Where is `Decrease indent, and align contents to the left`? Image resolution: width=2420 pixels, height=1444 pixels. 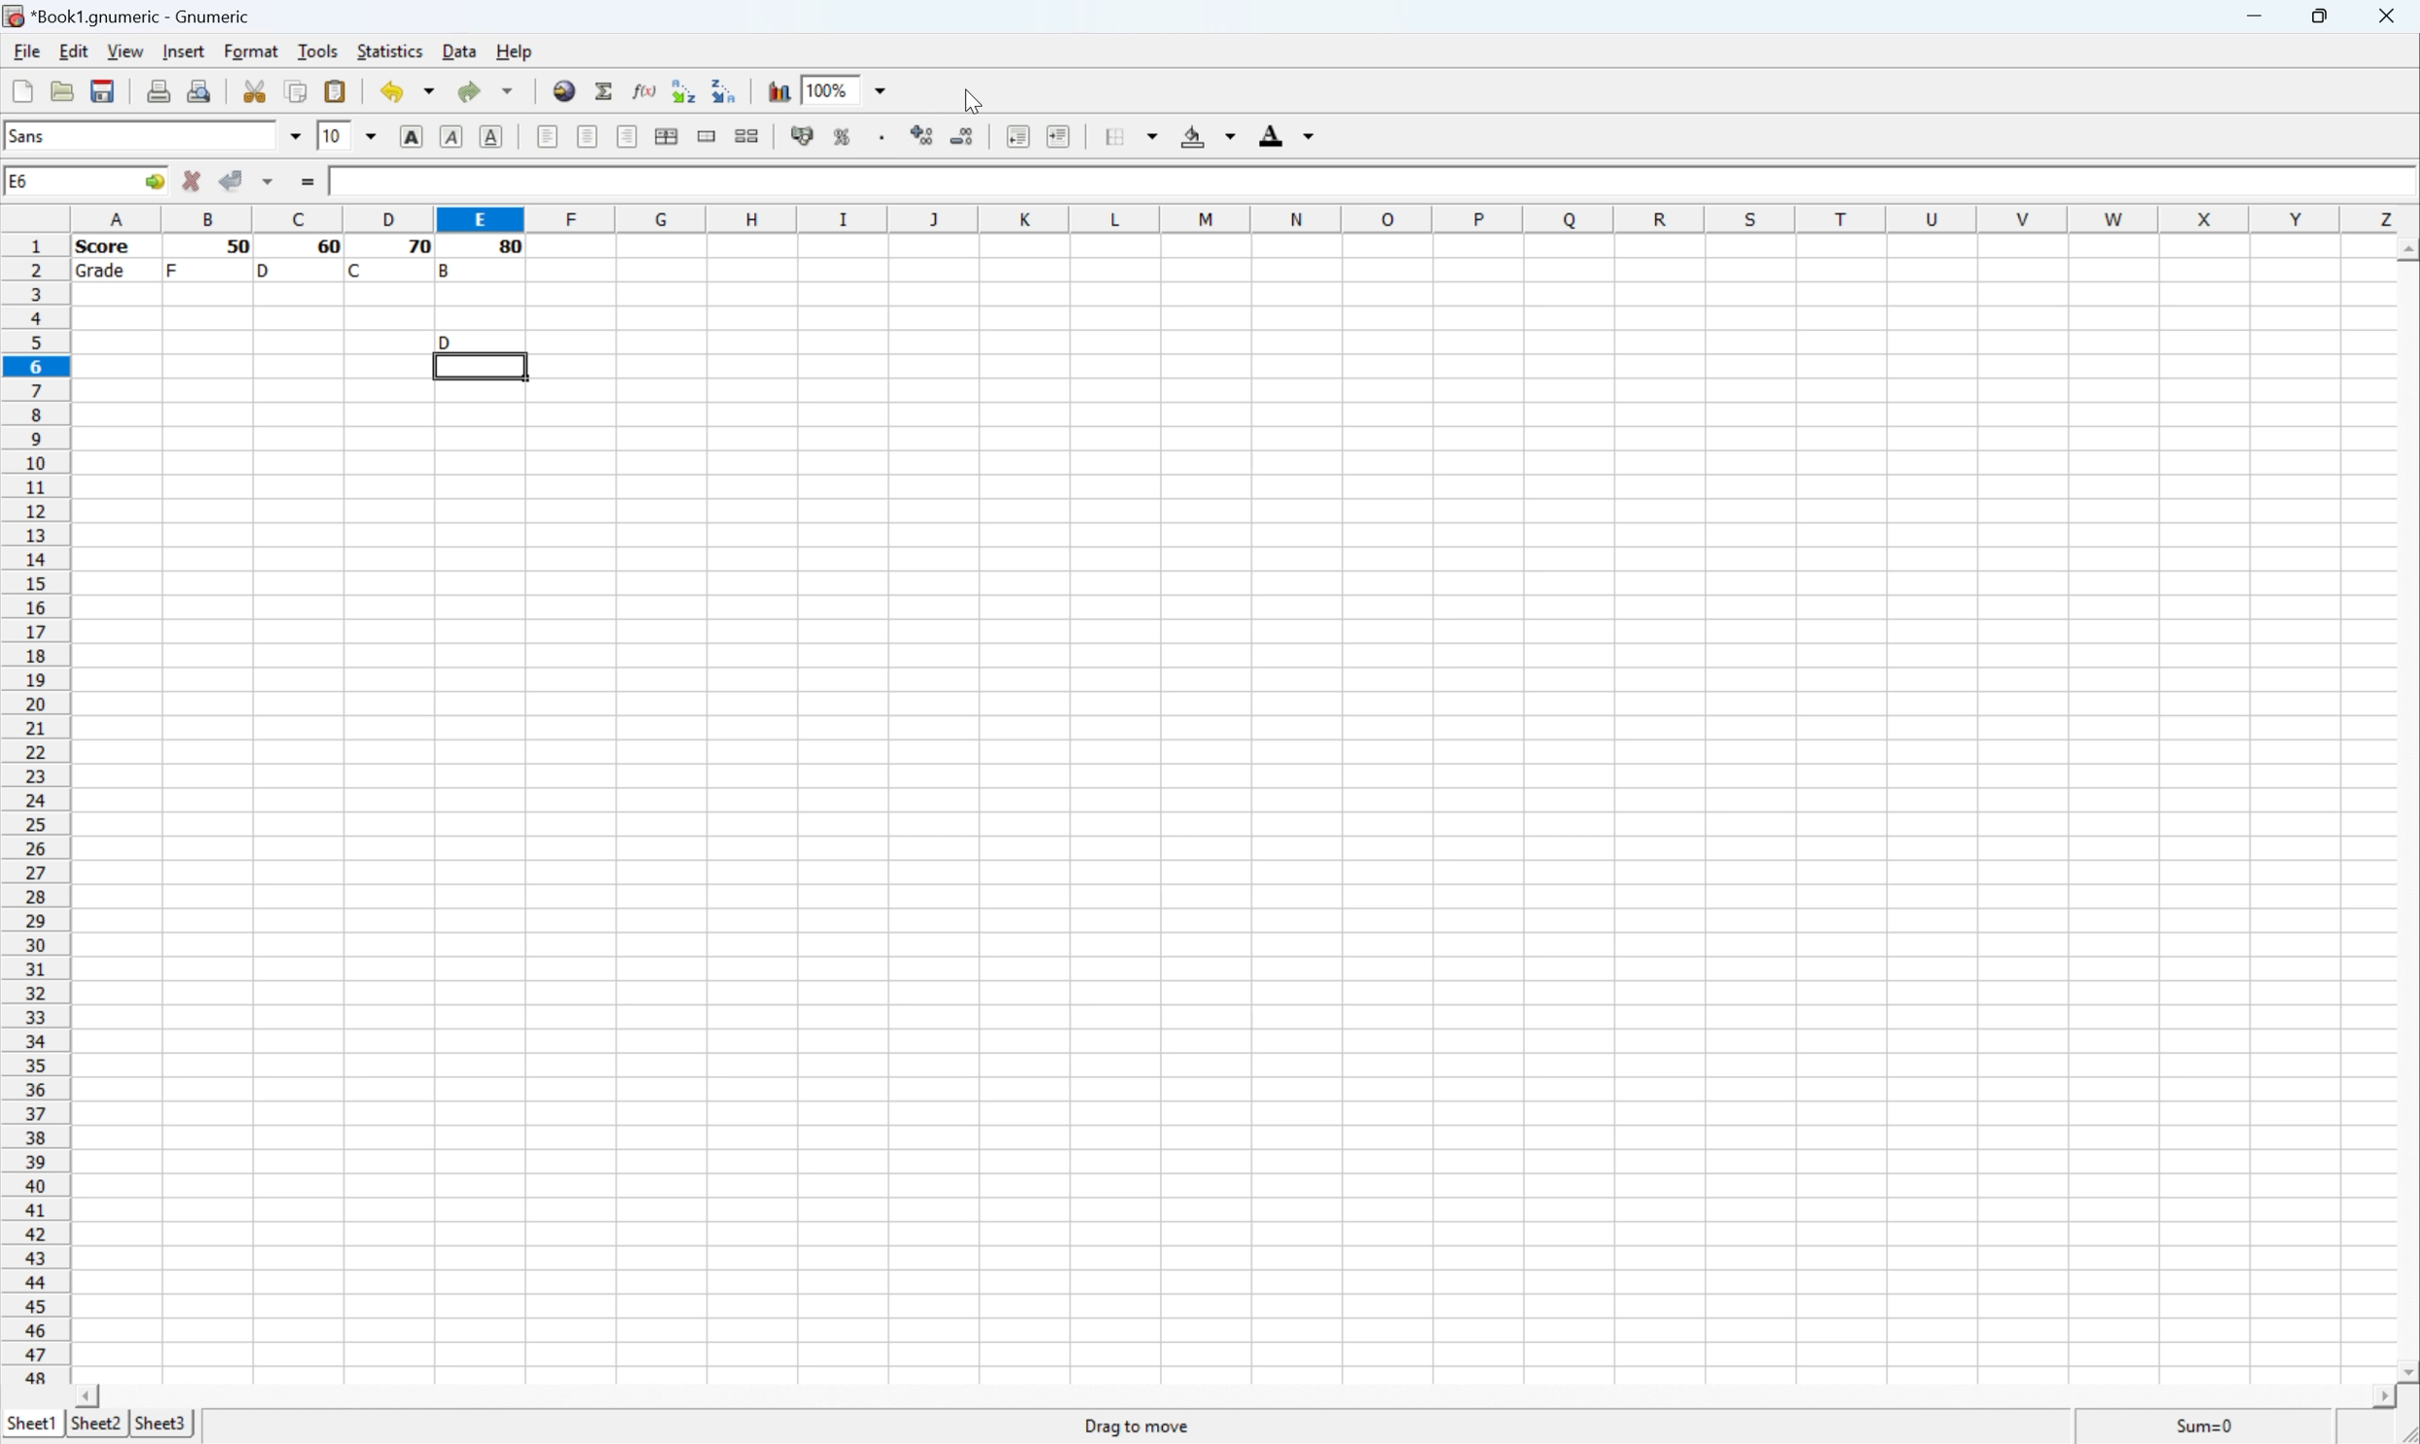 Decrease indent, and align contents to the left is located at coordinates (1012, 137).